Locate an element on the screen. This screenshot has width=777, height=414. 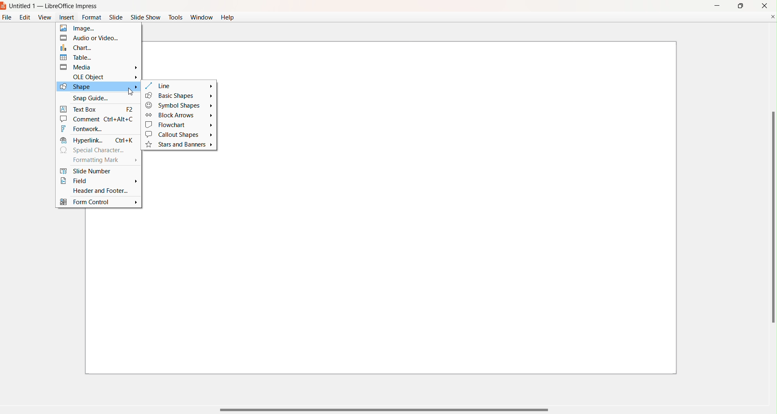
File is located at coordinates (6, 19).